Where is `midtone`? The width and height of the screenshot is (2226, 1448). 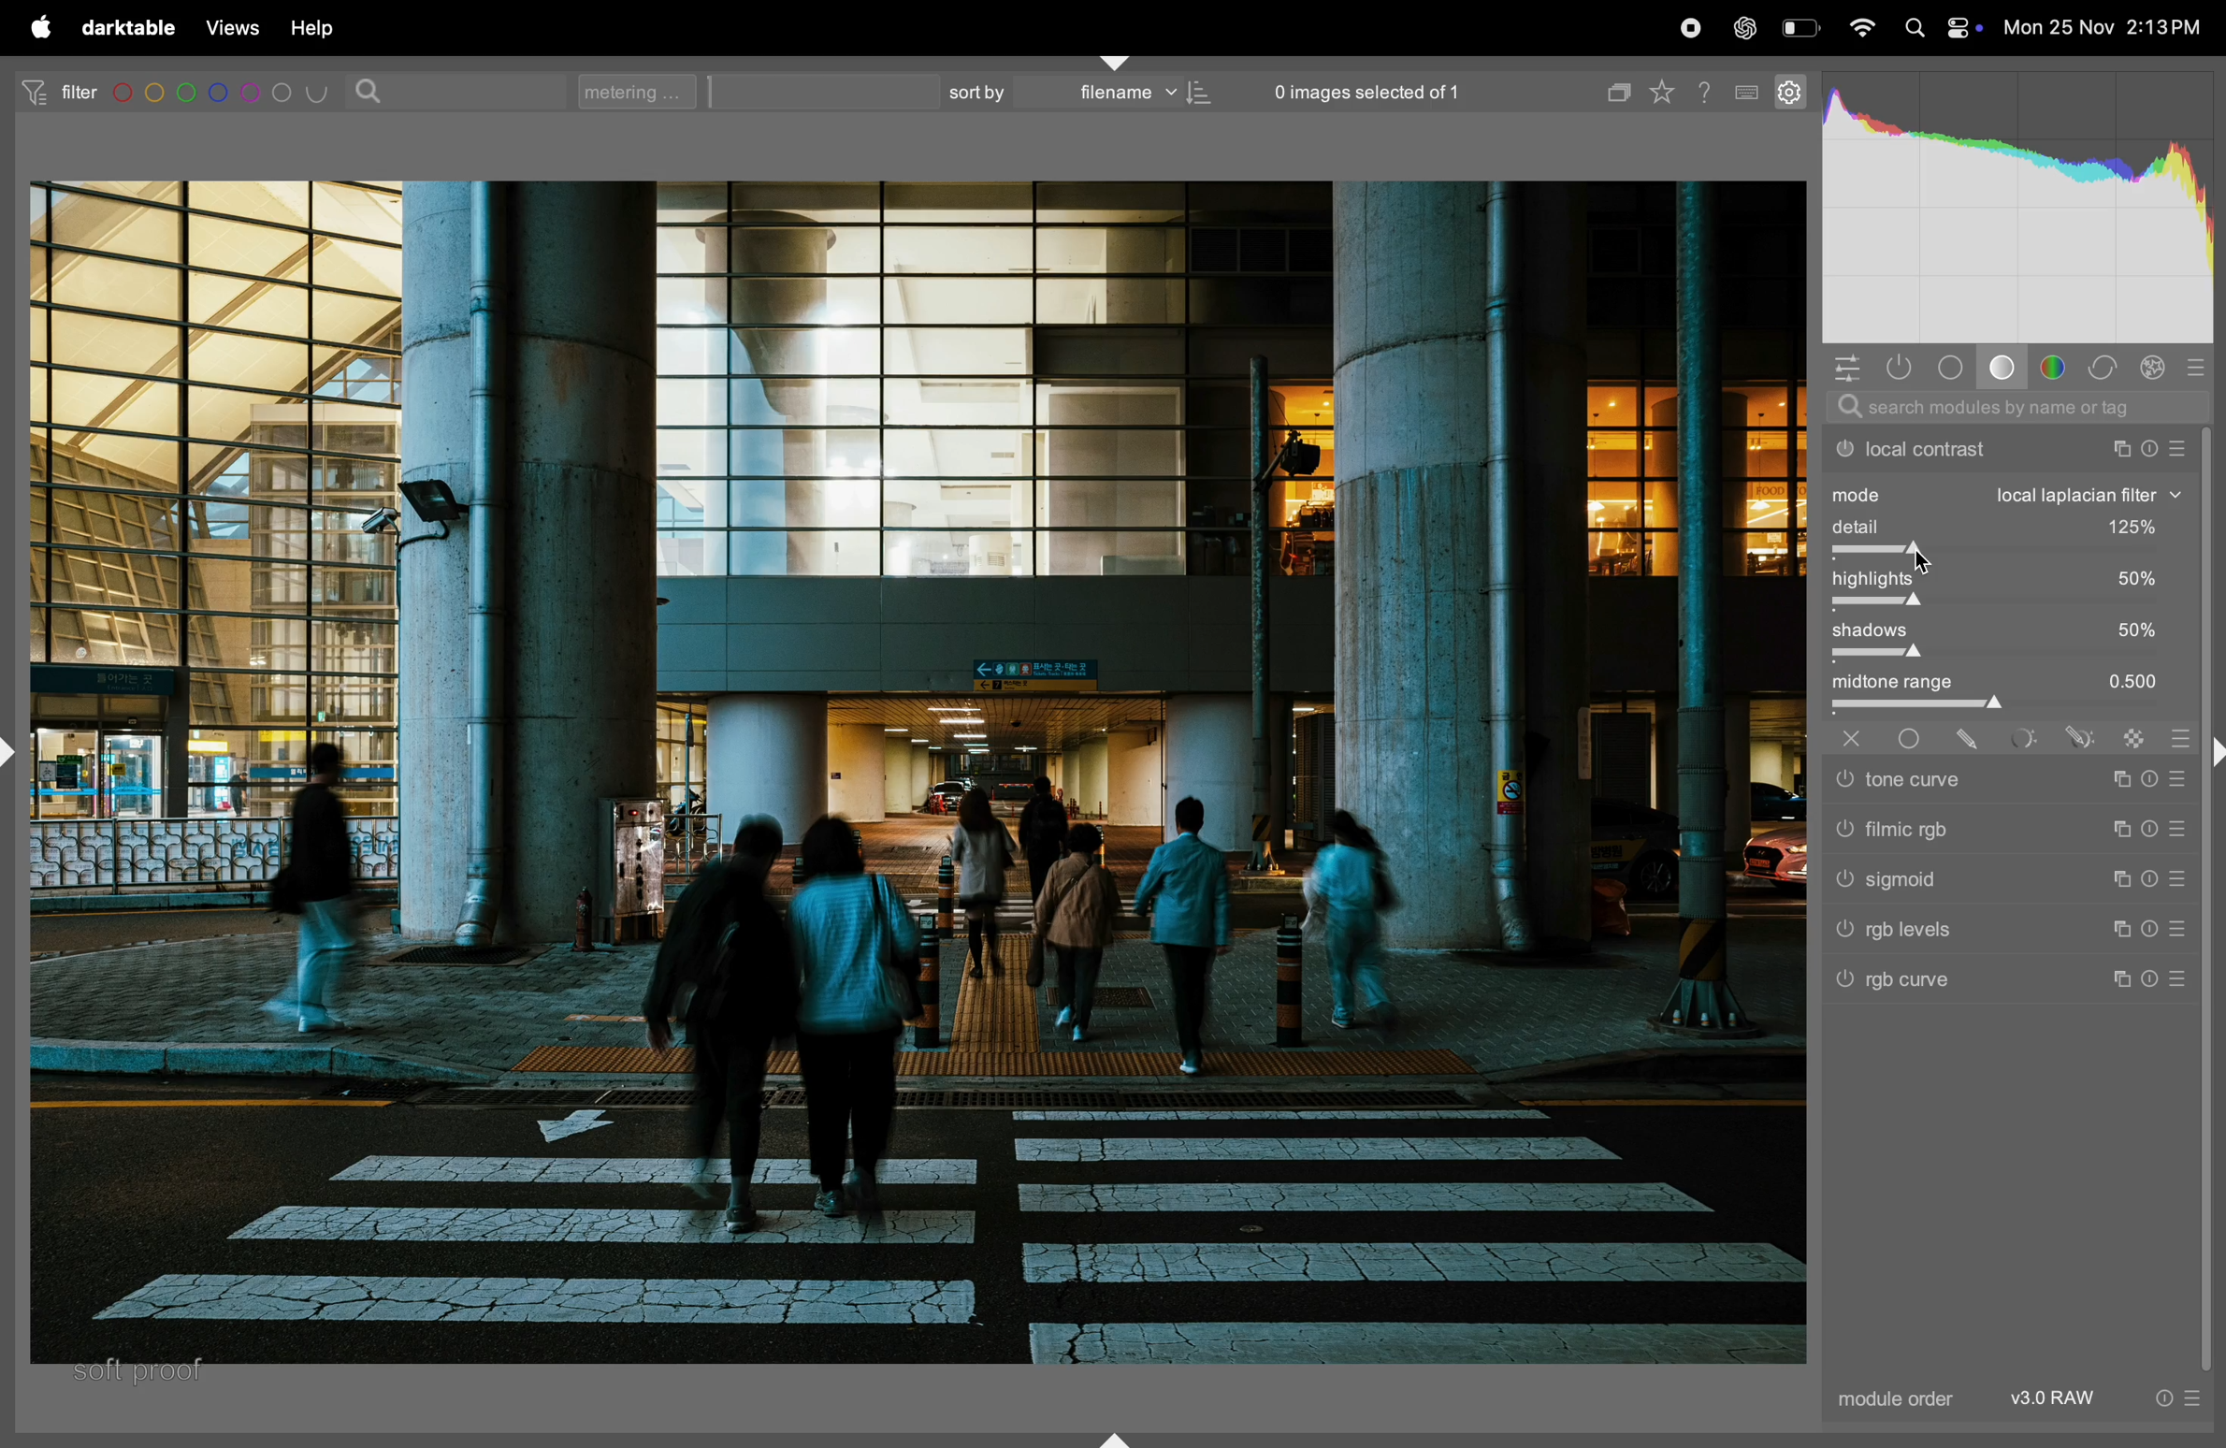
midtone is located at coordinates (2006, 683).